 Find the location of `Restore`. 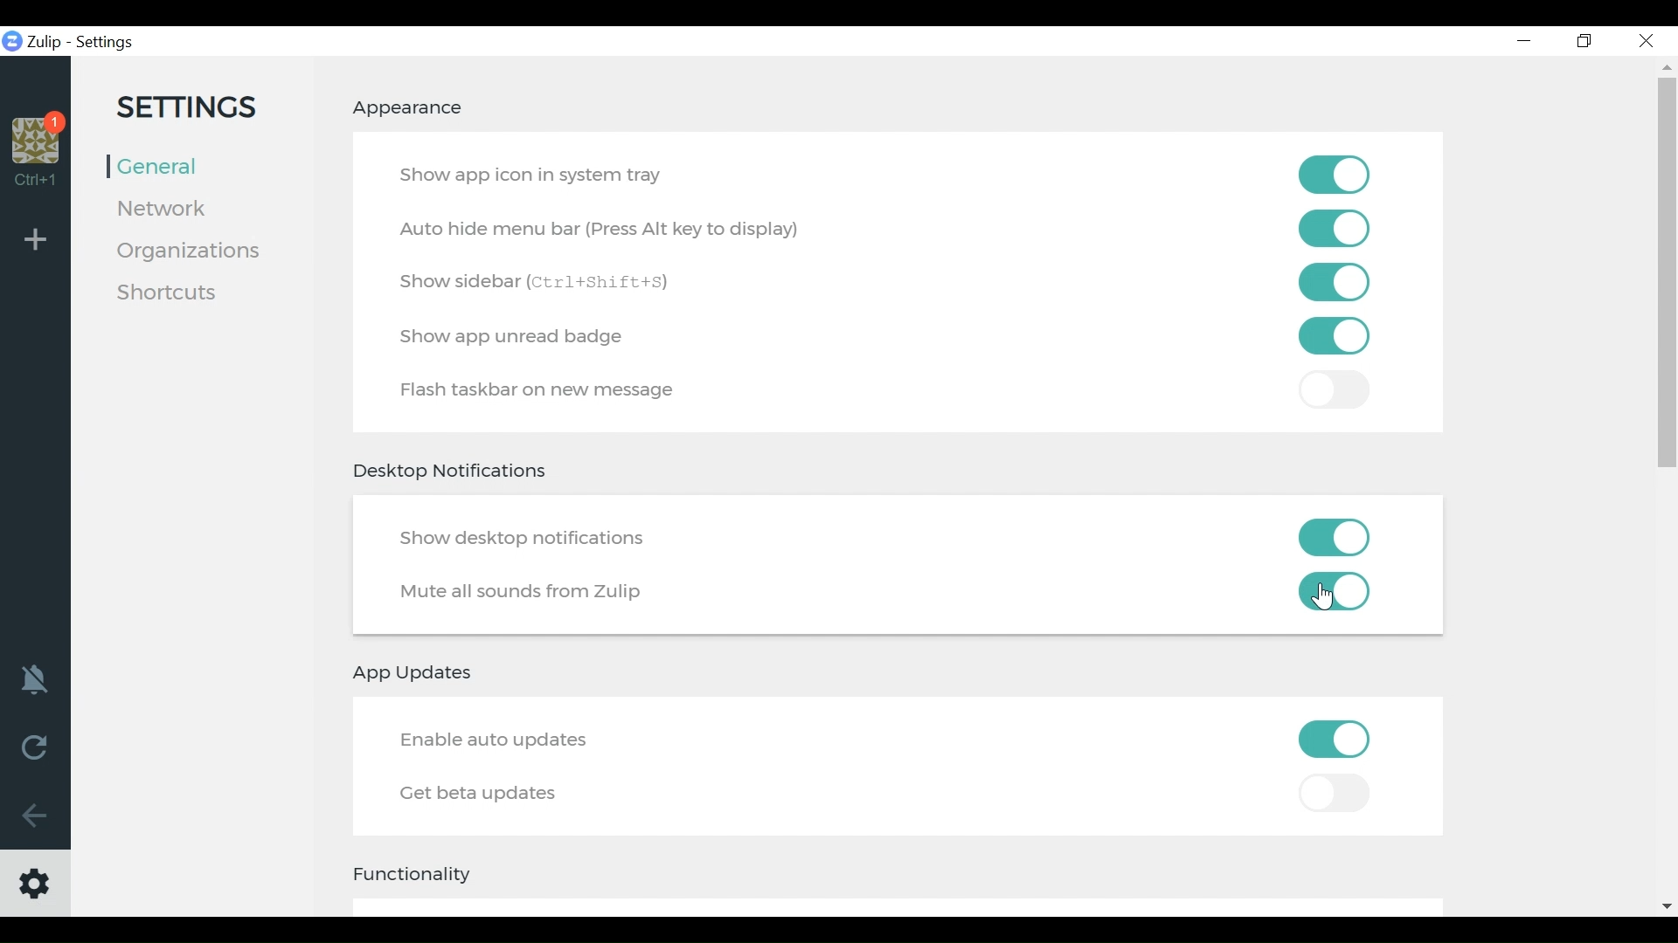

Restore is located at coordinates (1585, 42).